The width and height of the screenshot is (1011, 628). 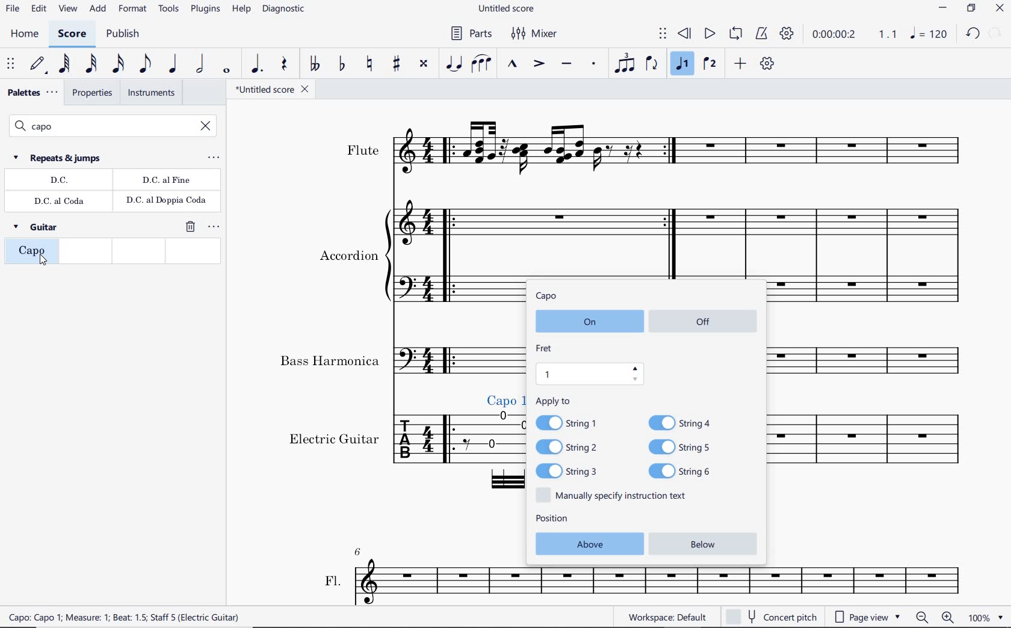 What do you see at coordinates (735, 34) in the screenshot?
I see `loop playback` at bounding box center [735, 34].